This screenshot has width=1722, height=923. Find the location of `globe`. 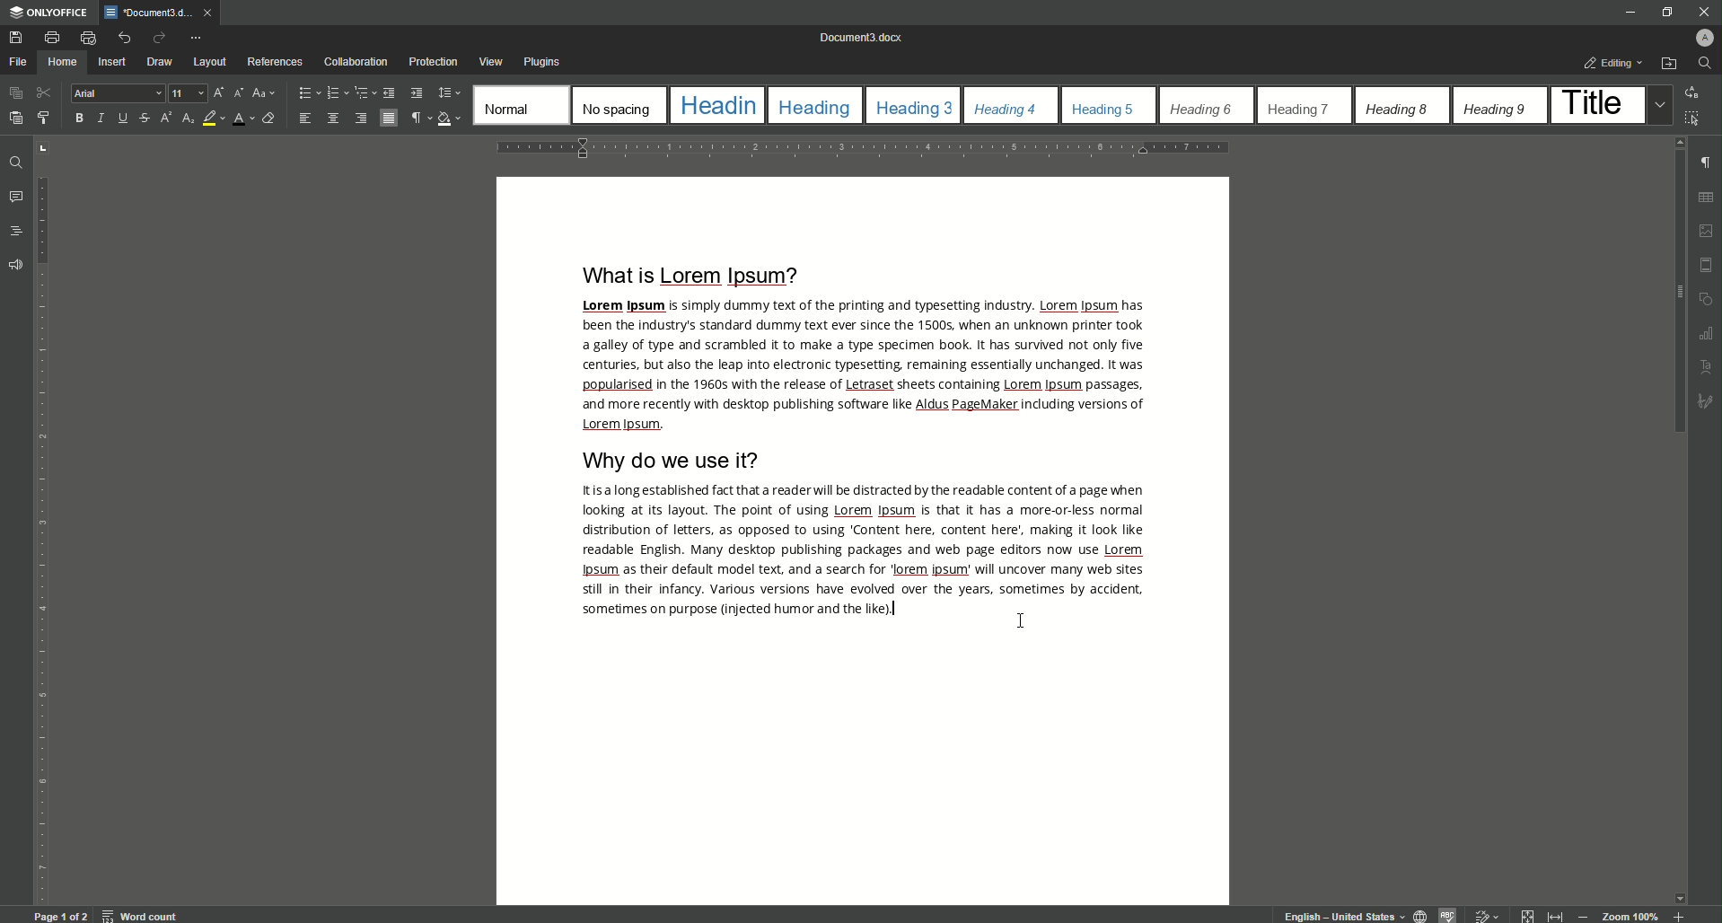

globe is located at coordinates (1419, 914).